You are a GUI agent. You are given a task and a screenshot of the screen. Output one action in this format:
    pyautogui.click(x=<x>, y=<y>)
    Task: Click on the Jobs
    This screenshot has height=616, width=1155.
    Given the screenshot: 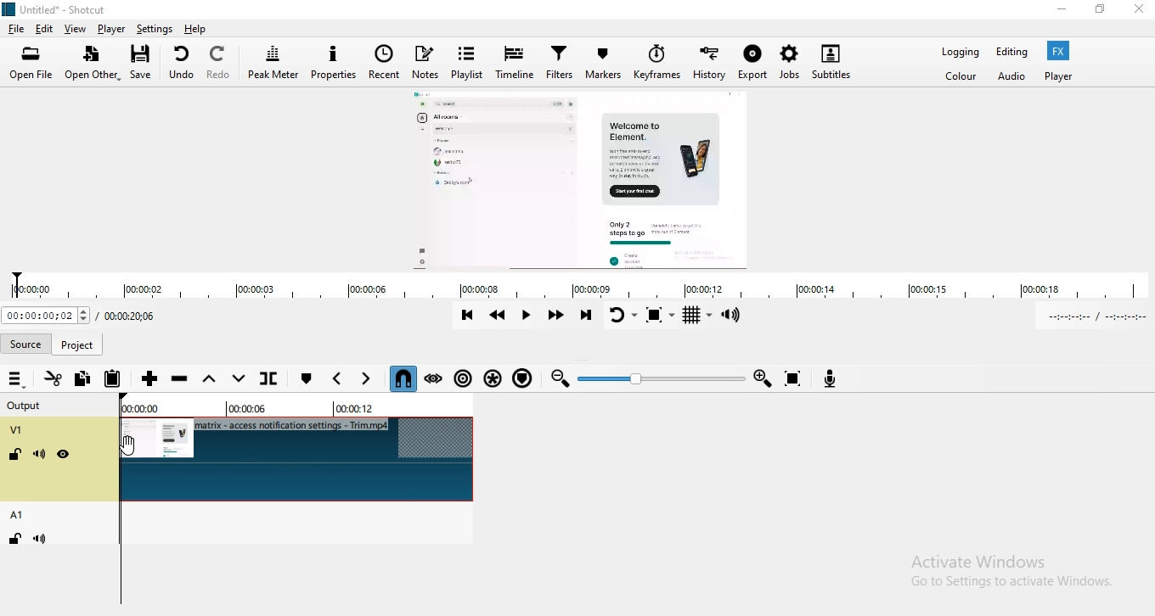 What is the action you would take?
    pyautogui.click(x=789, y=64)
    